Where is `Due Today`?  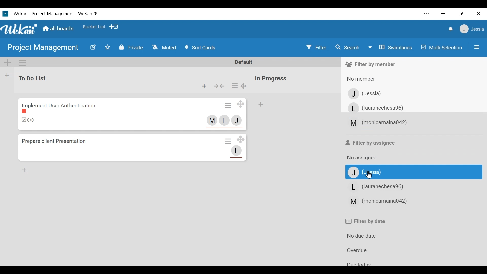 Due Today is located at coordinates (362, 264).